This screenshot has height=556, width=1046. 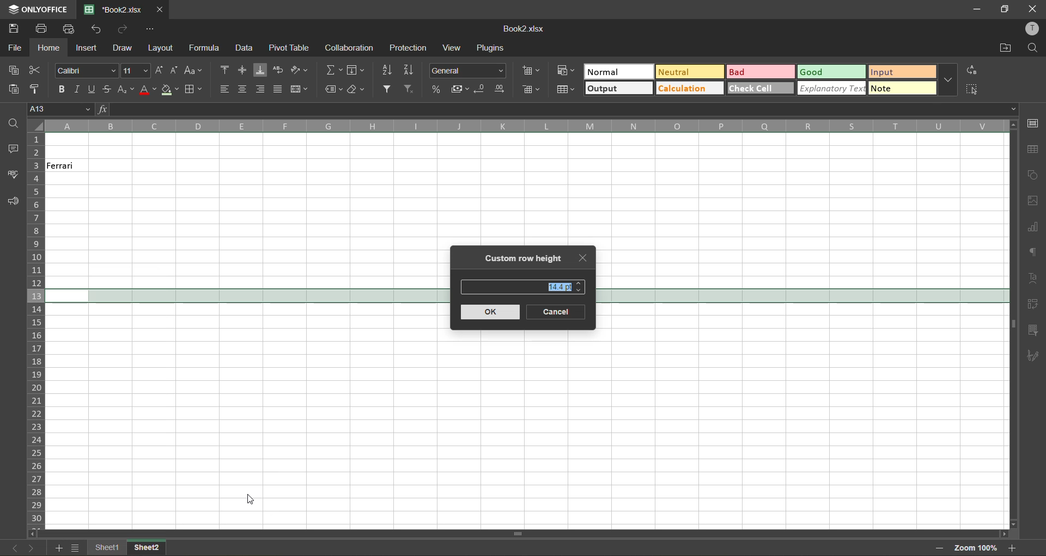 What do you see at coordinates (242, 48) in the screenshot?
I see `data` at bounding box center [242, 48].